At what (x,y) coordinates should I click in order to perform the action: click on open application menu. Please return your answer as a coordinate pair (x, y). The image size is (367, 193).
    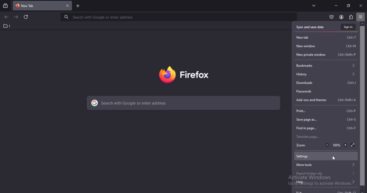
    Looking at the image, I should click on (361, 17).